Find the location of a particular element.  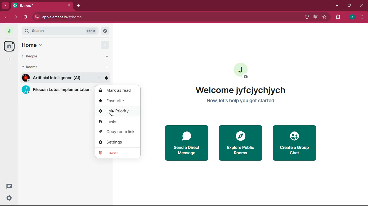

close is located at coordinates (361, 5).